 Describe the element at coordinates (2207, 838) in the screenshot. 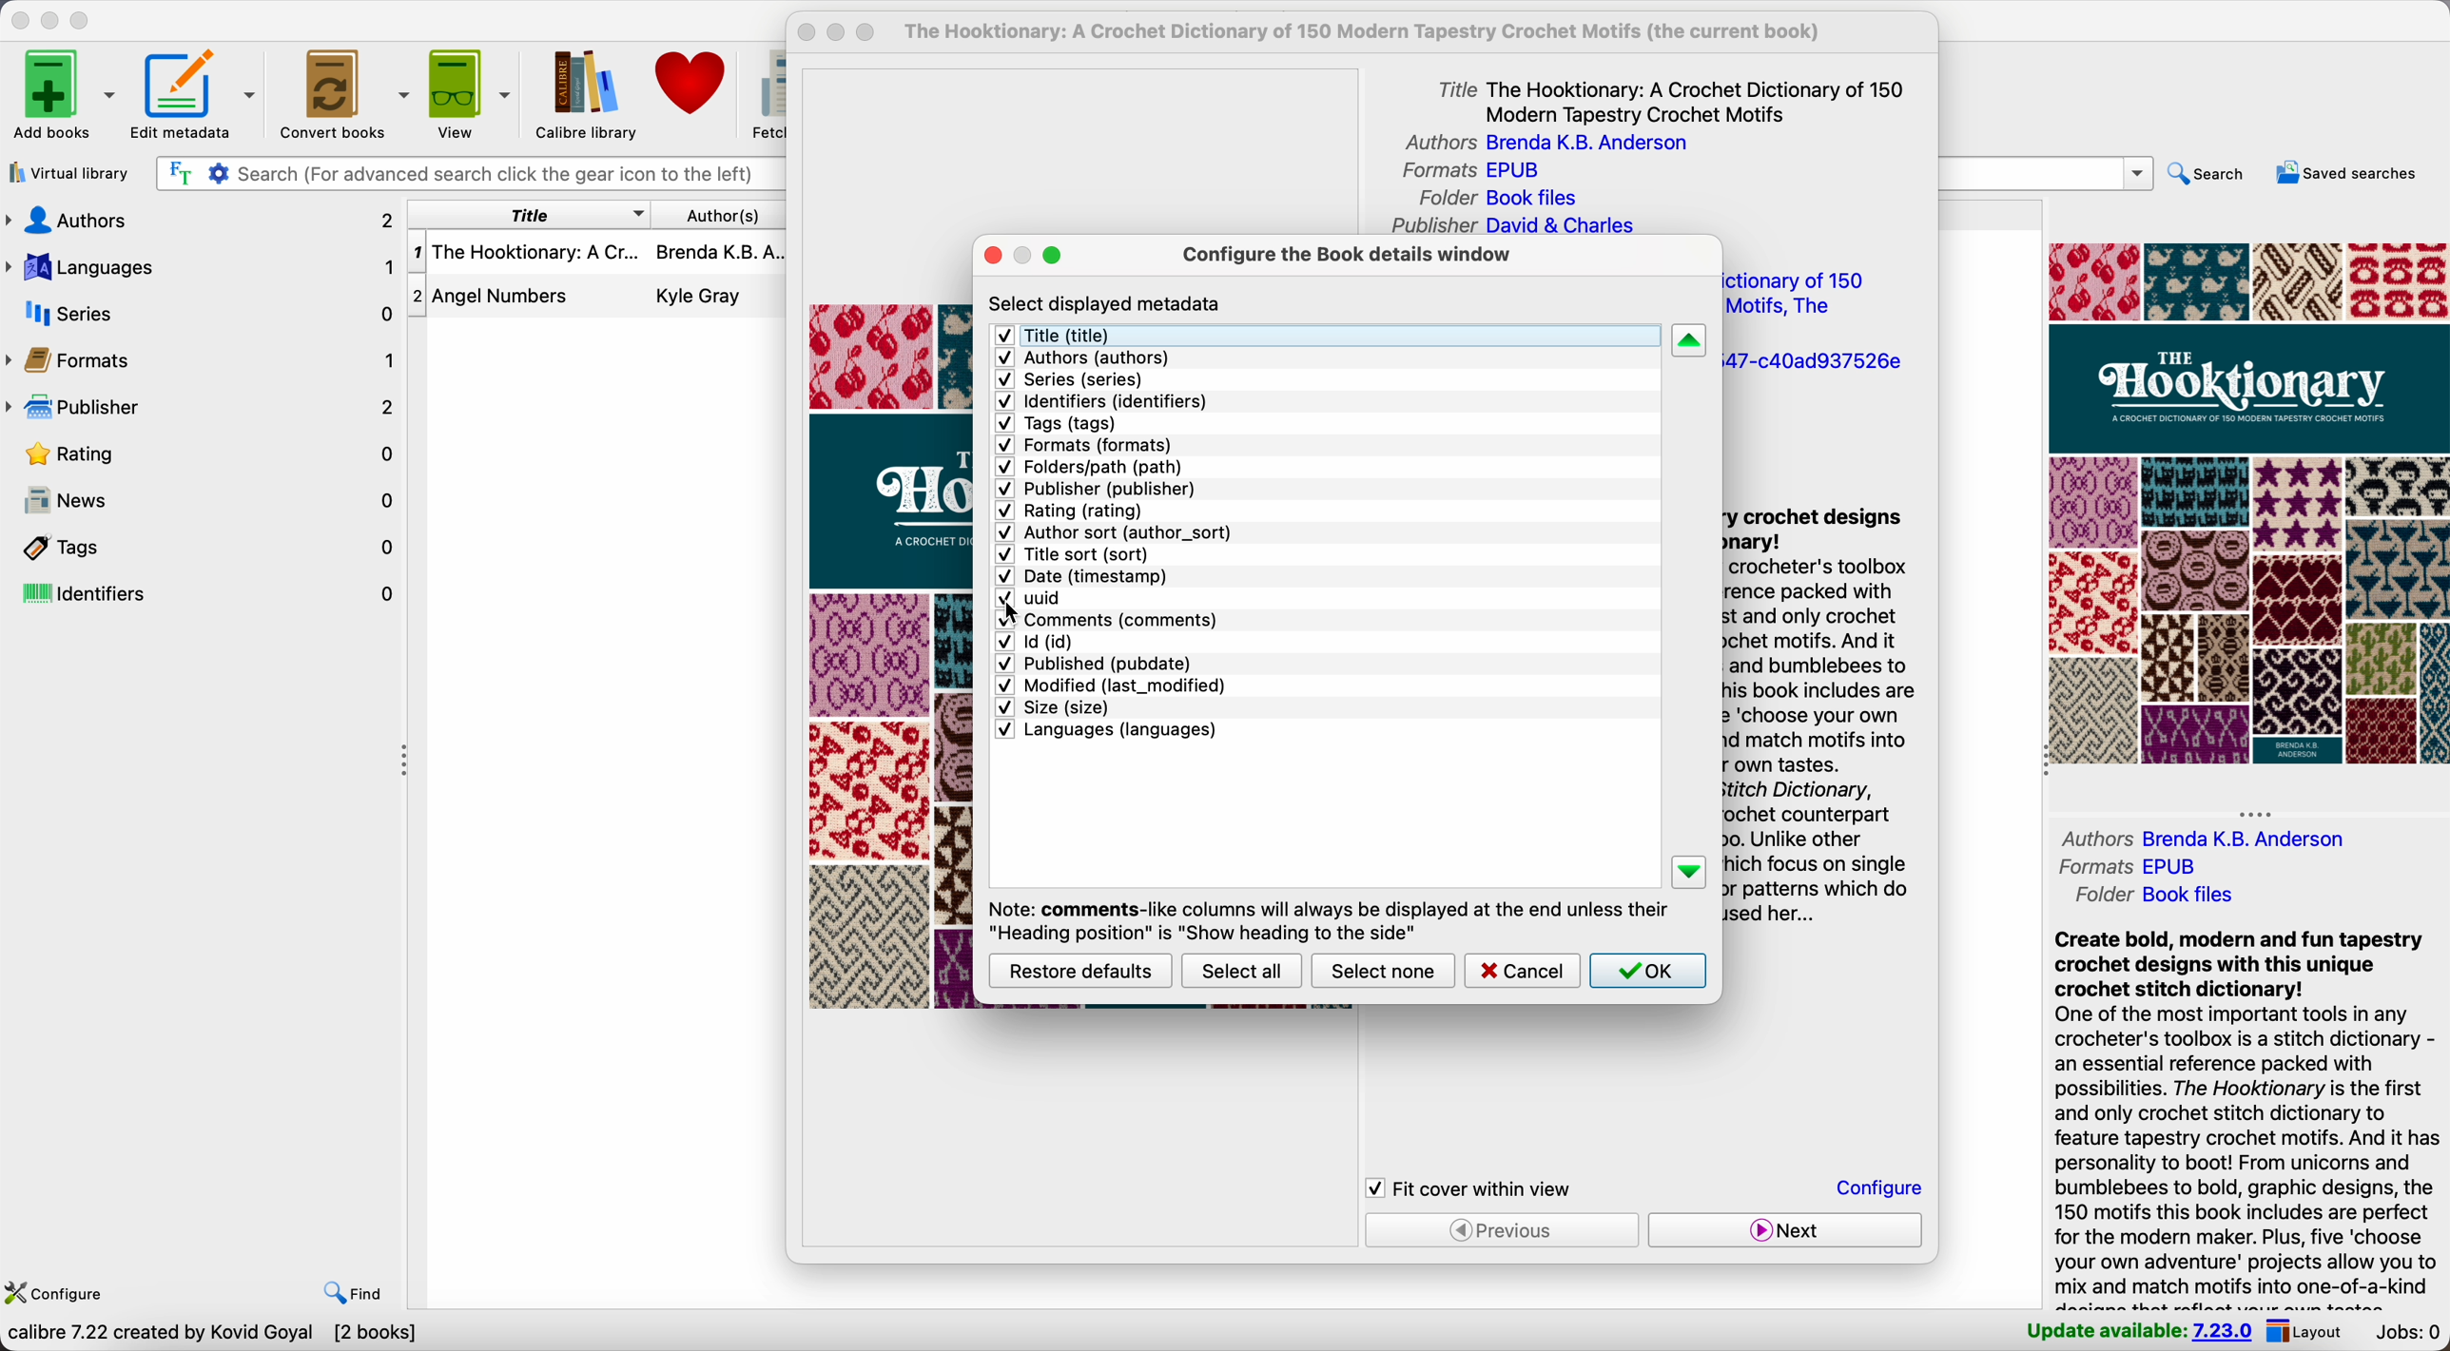

I see `author` at that location.